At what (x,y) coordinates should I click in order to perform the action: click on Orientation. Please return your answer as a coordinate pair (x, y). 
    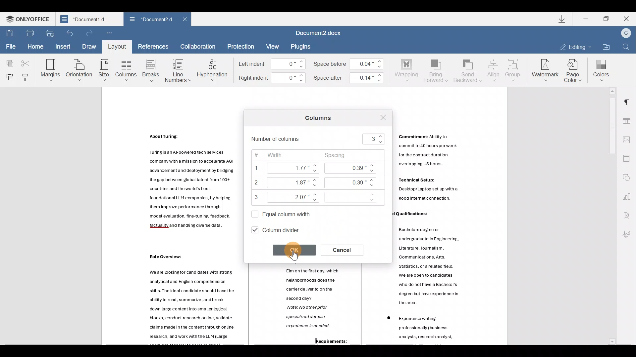
    Looking at the image, I should click on (79, 69).